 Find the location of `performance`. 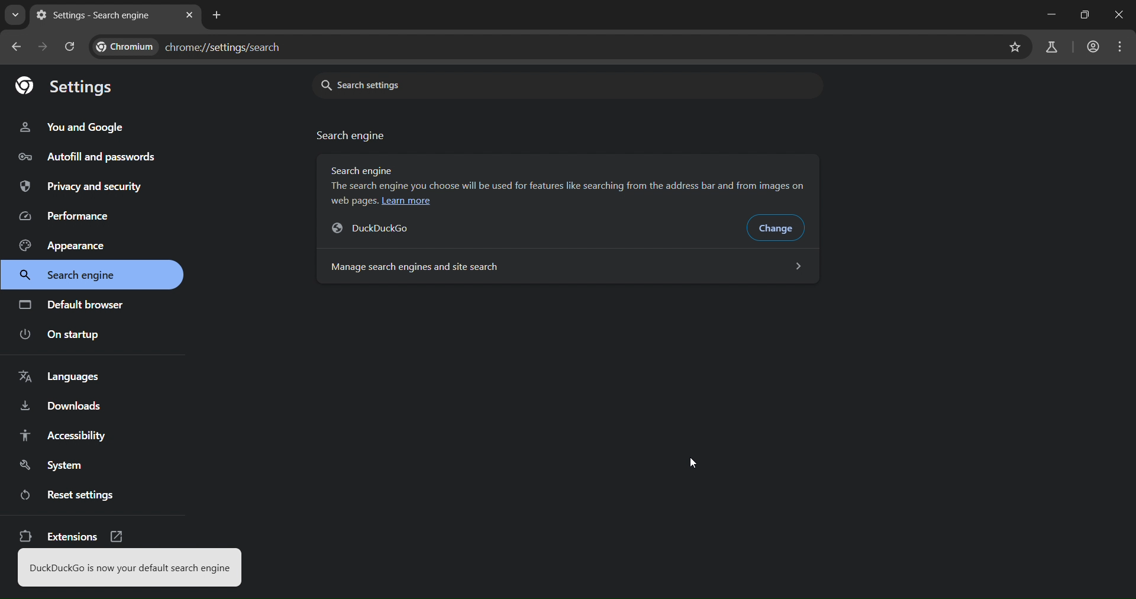

performance is located at coordinates (68, 216).